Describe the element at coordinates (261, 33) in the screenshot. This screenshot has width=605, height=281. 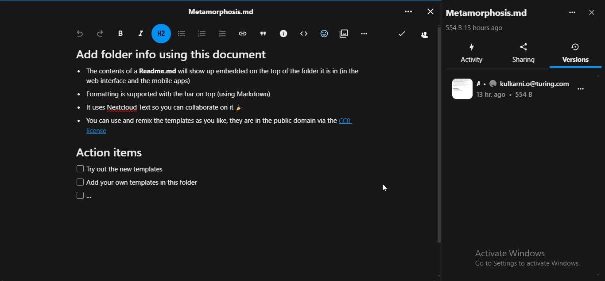
I see `blockquote` at that location.